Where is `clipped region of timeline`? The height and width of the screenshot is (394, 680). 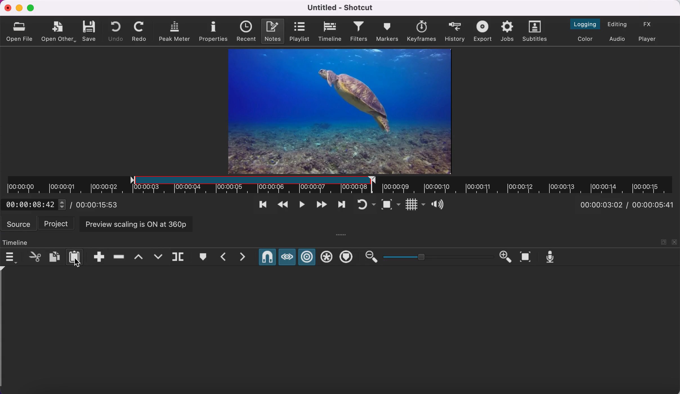 clipped region of timeline is located at coordinates (250, 185).